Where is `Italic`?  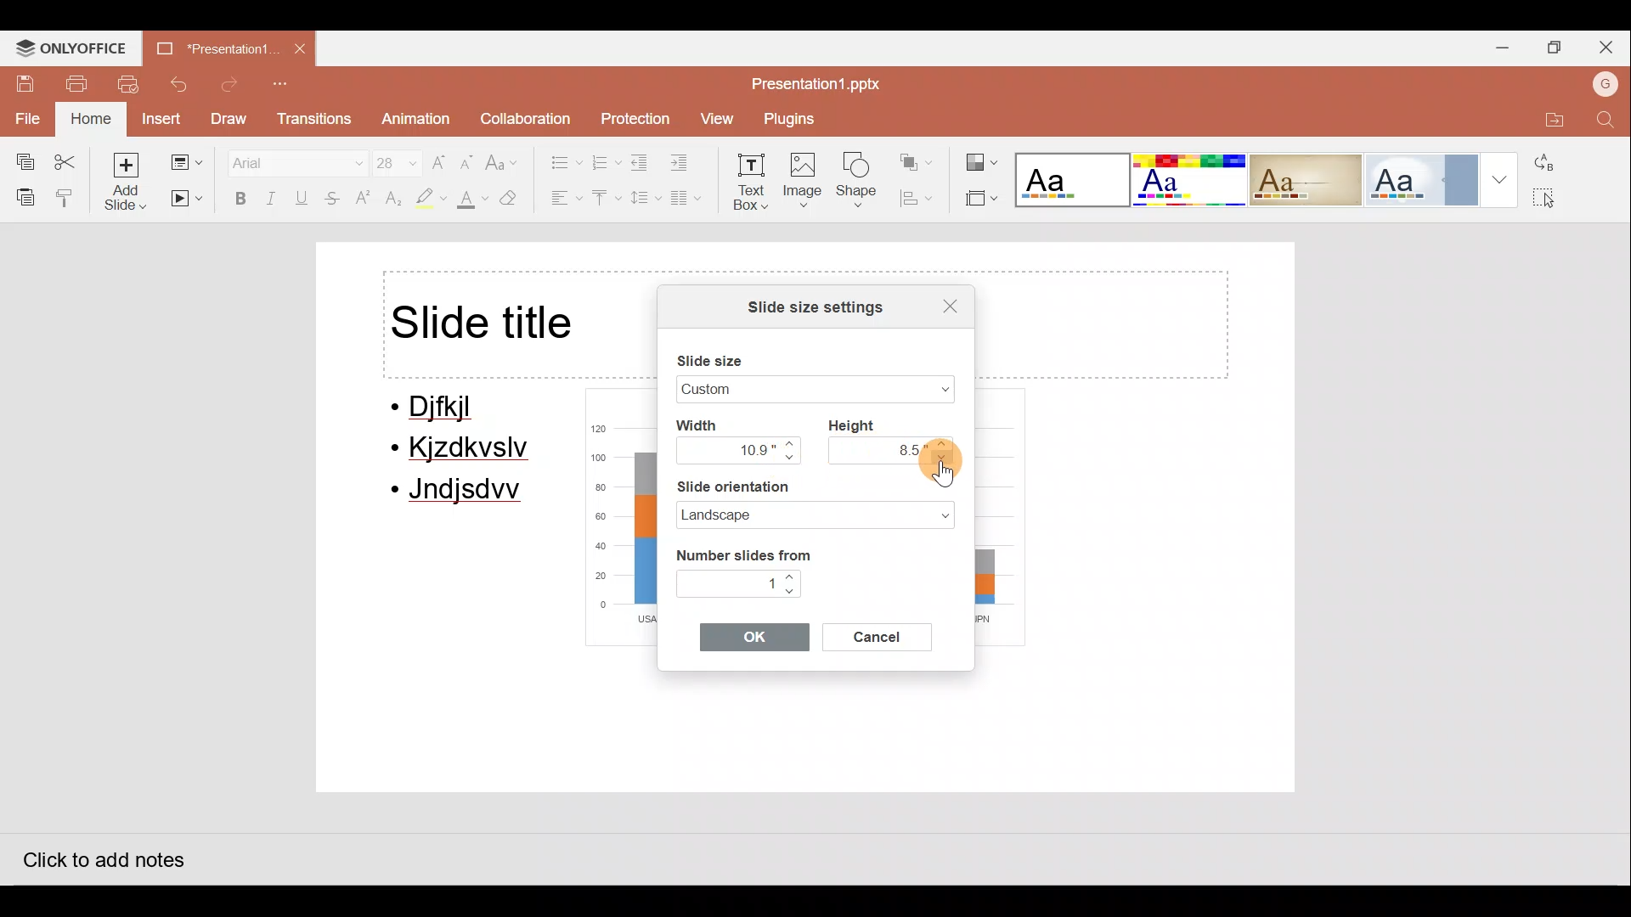
Italic is located at coordinates (272, 197).